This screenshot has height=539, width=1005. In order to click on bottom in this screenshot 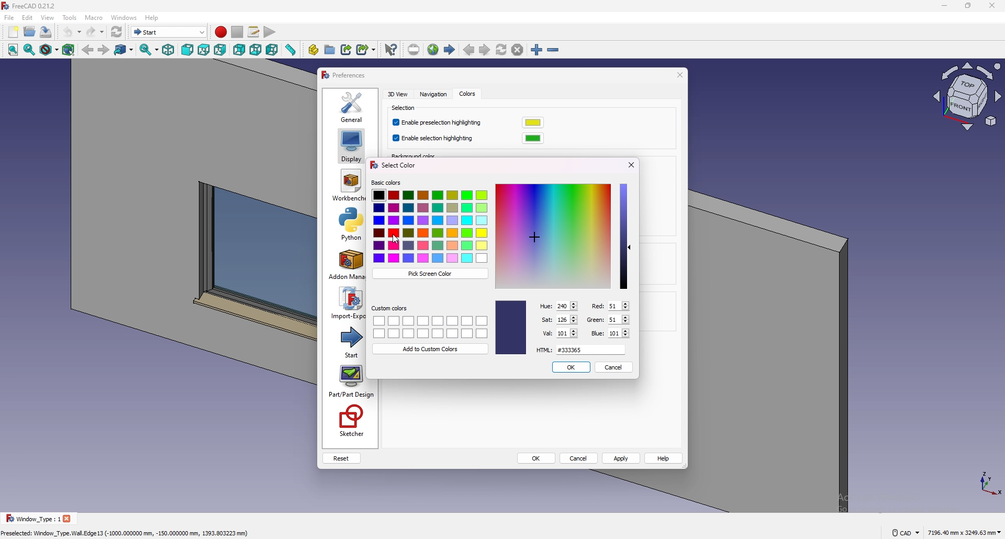, I will do `click(256, 50)`.